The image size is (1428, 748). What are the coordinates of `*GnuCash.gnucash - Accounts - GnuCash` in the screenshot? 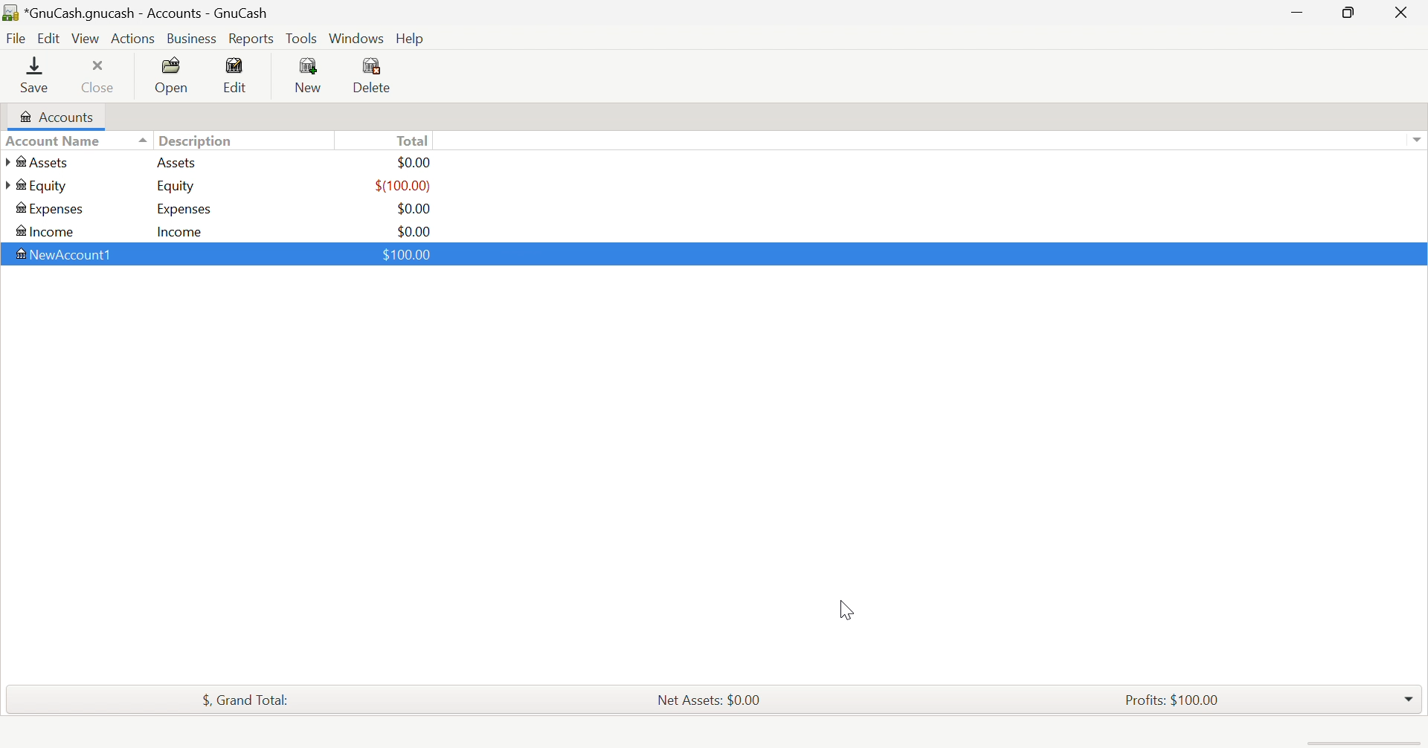 It's located at (137, 13).